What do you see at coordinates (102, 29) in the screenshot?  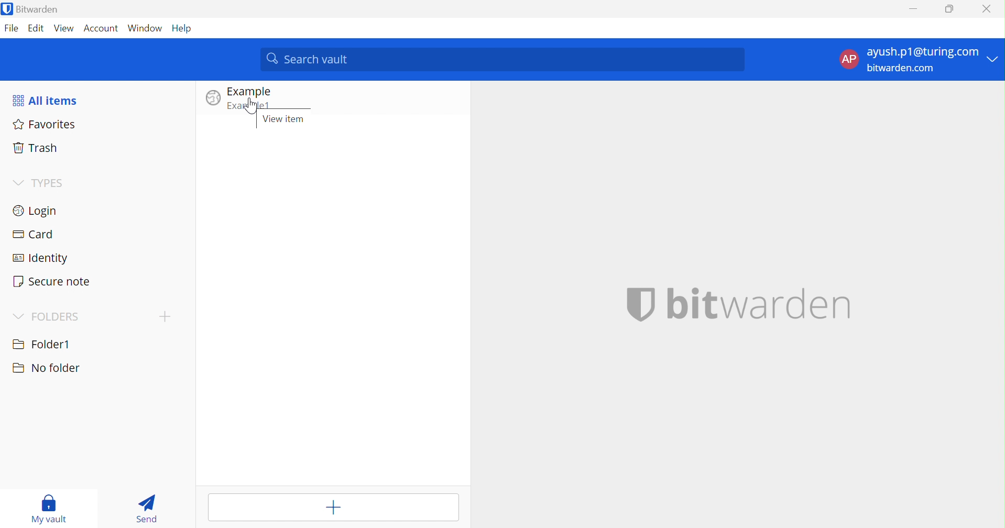 I see `Account` at bounding box center [102, 29].